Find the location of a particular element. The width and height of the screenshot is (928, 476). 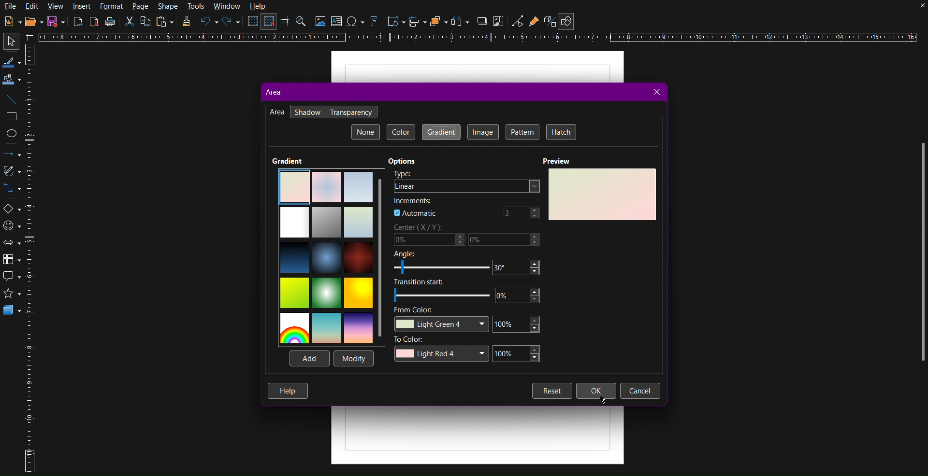

Distribute Objects is located at coordinates (460, 21).